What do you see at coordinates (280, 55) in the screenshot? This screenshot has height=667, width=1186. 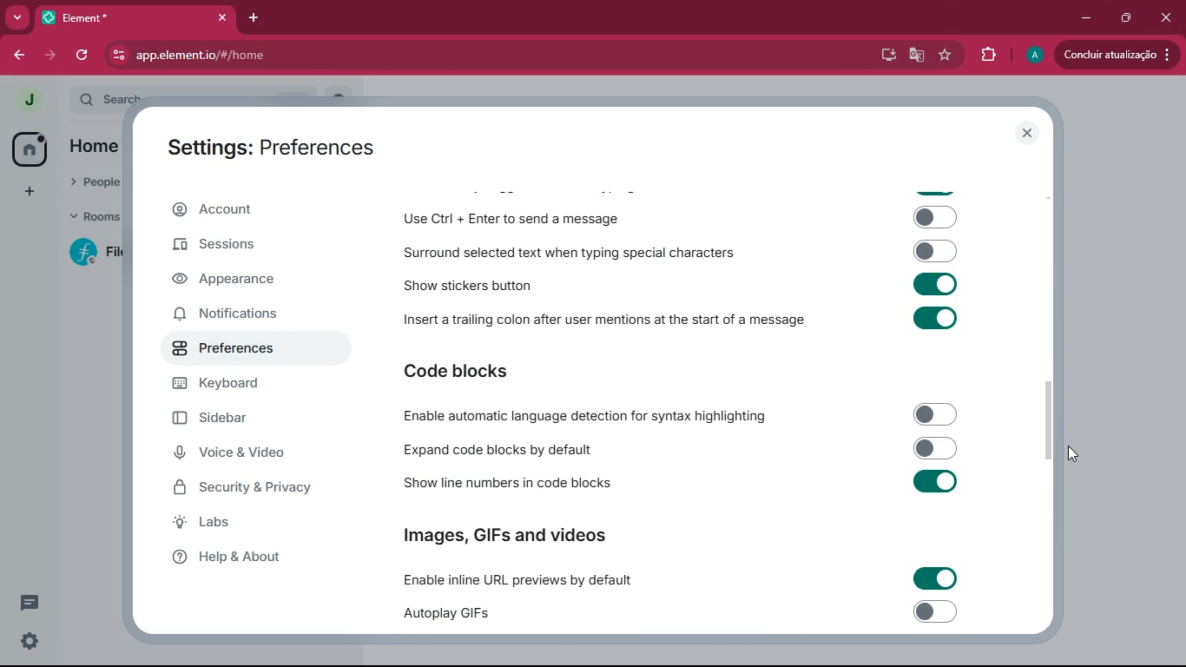 I see `app.element.io/#/home` at bounding box center [280, 55].